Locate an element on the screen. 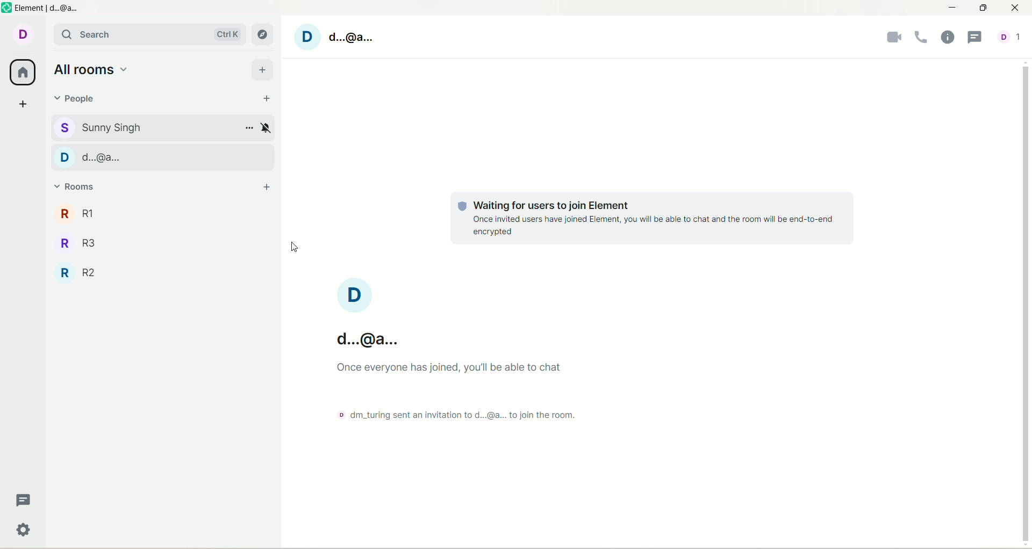  start chat is located at coordinates (270, 99).